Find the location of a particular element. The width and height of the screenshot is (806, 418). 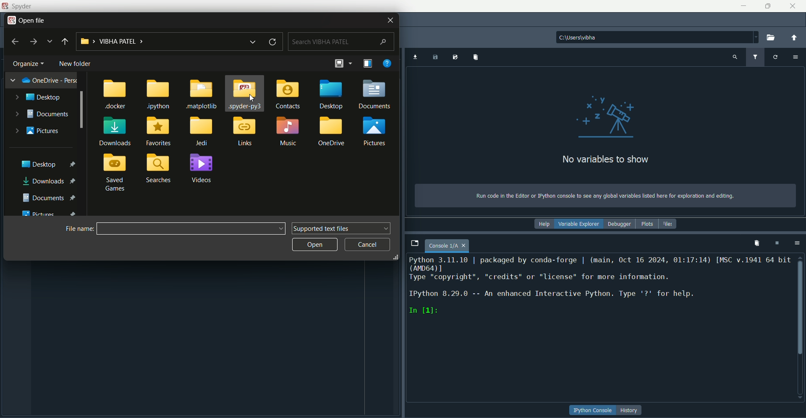

save data as is located at coordinates (455, 57).